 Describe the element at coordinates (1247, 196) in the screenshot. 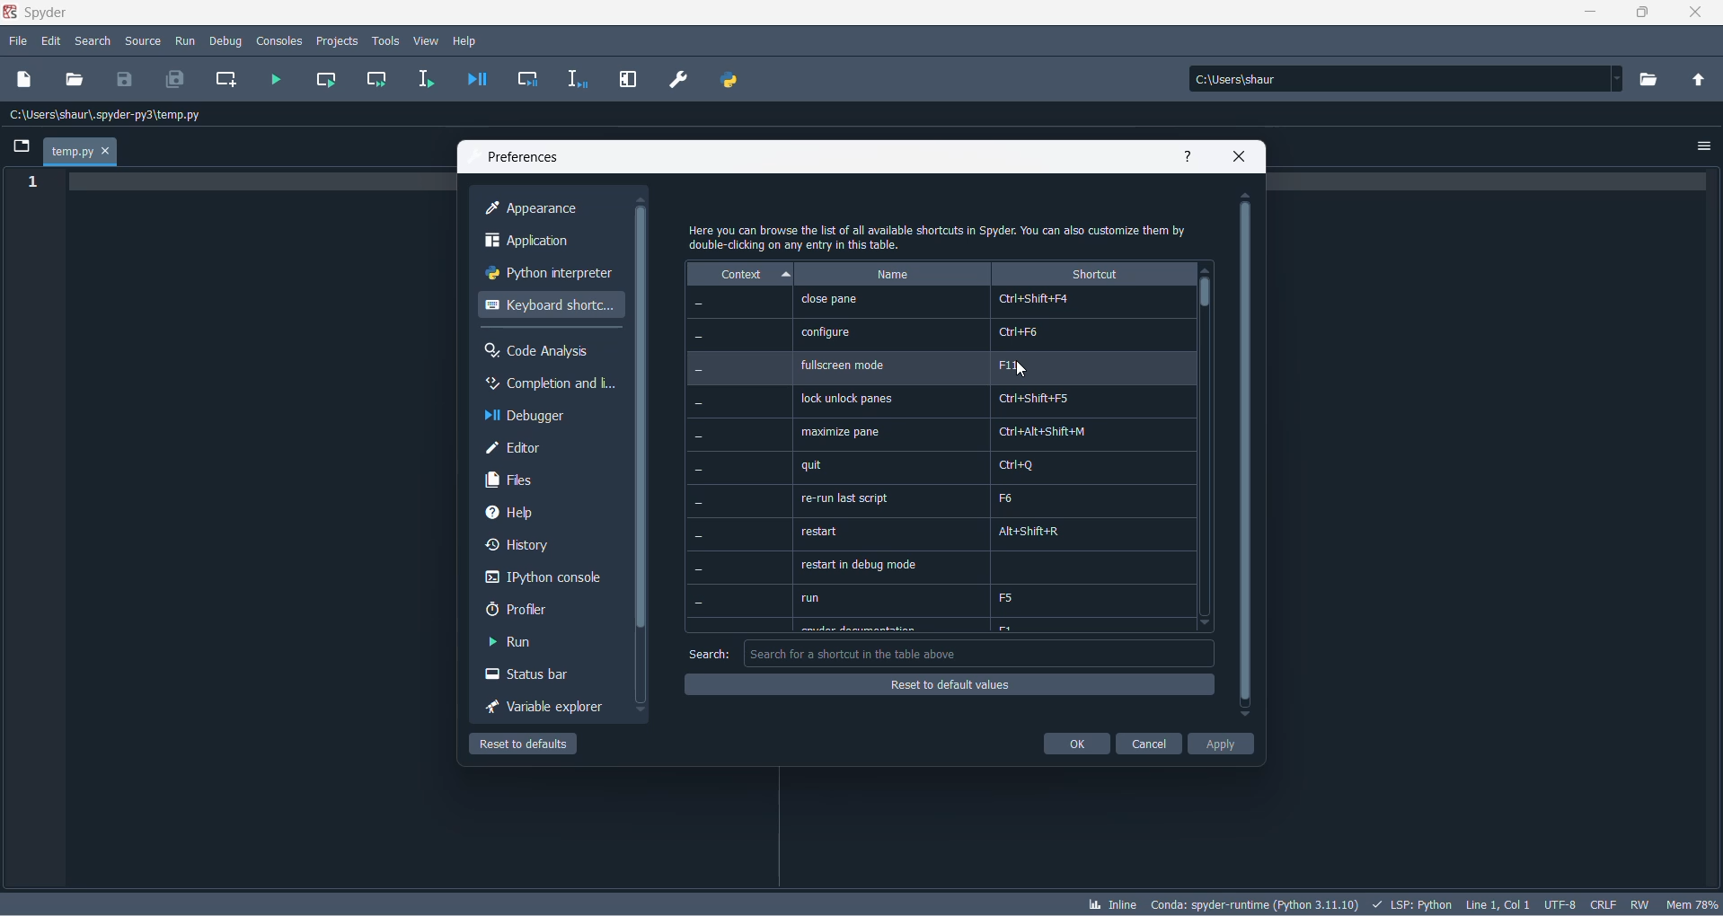

I see `move up` at that location.